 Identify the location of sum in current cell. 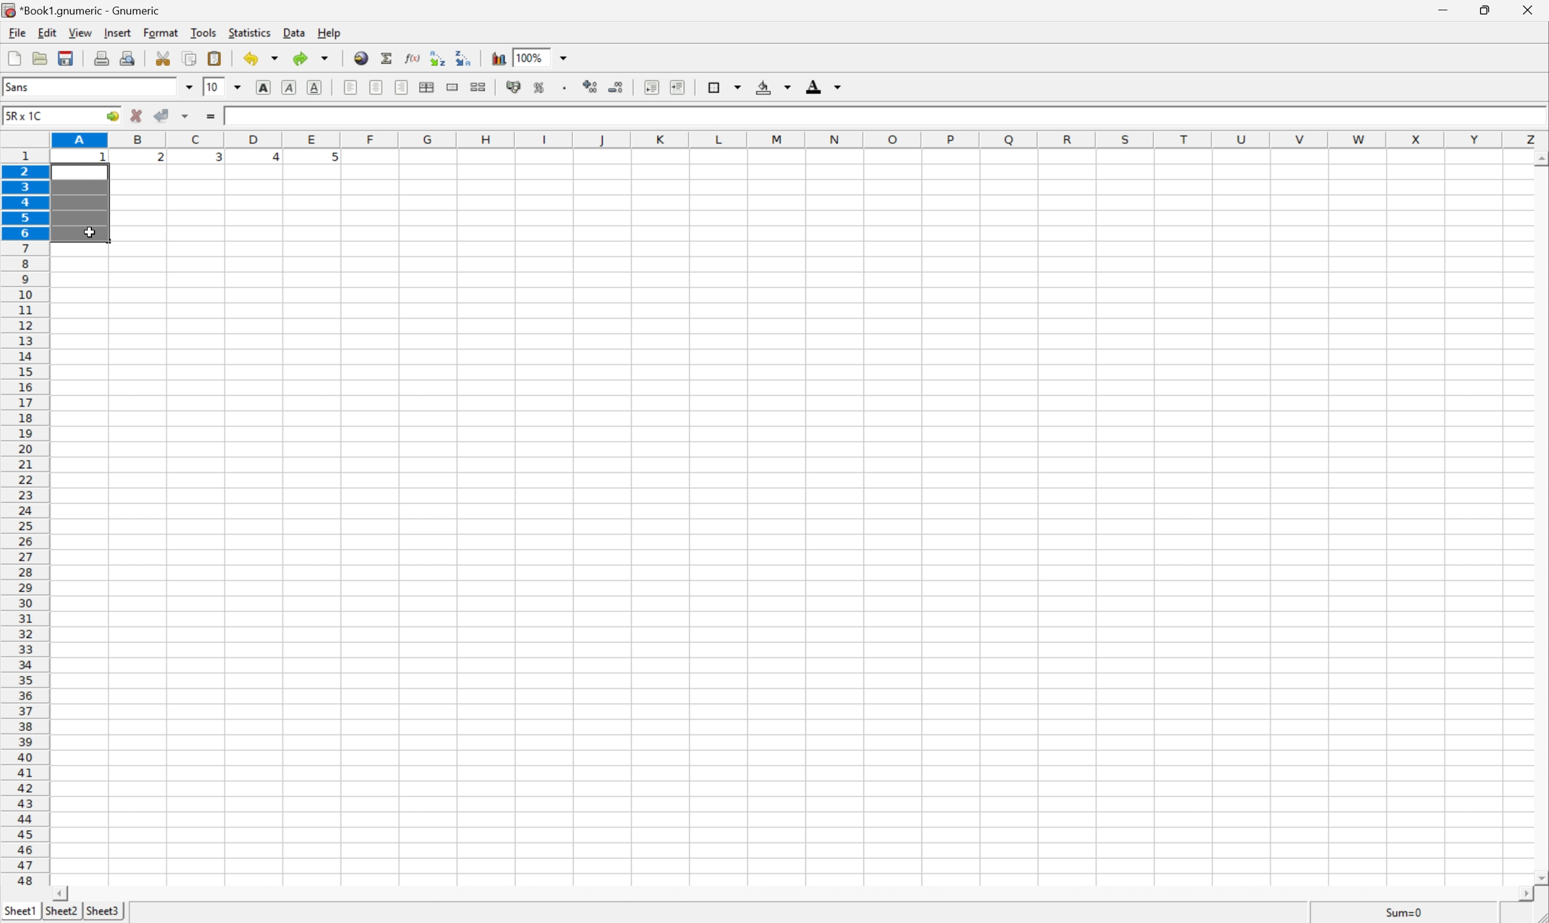
(389, 58).